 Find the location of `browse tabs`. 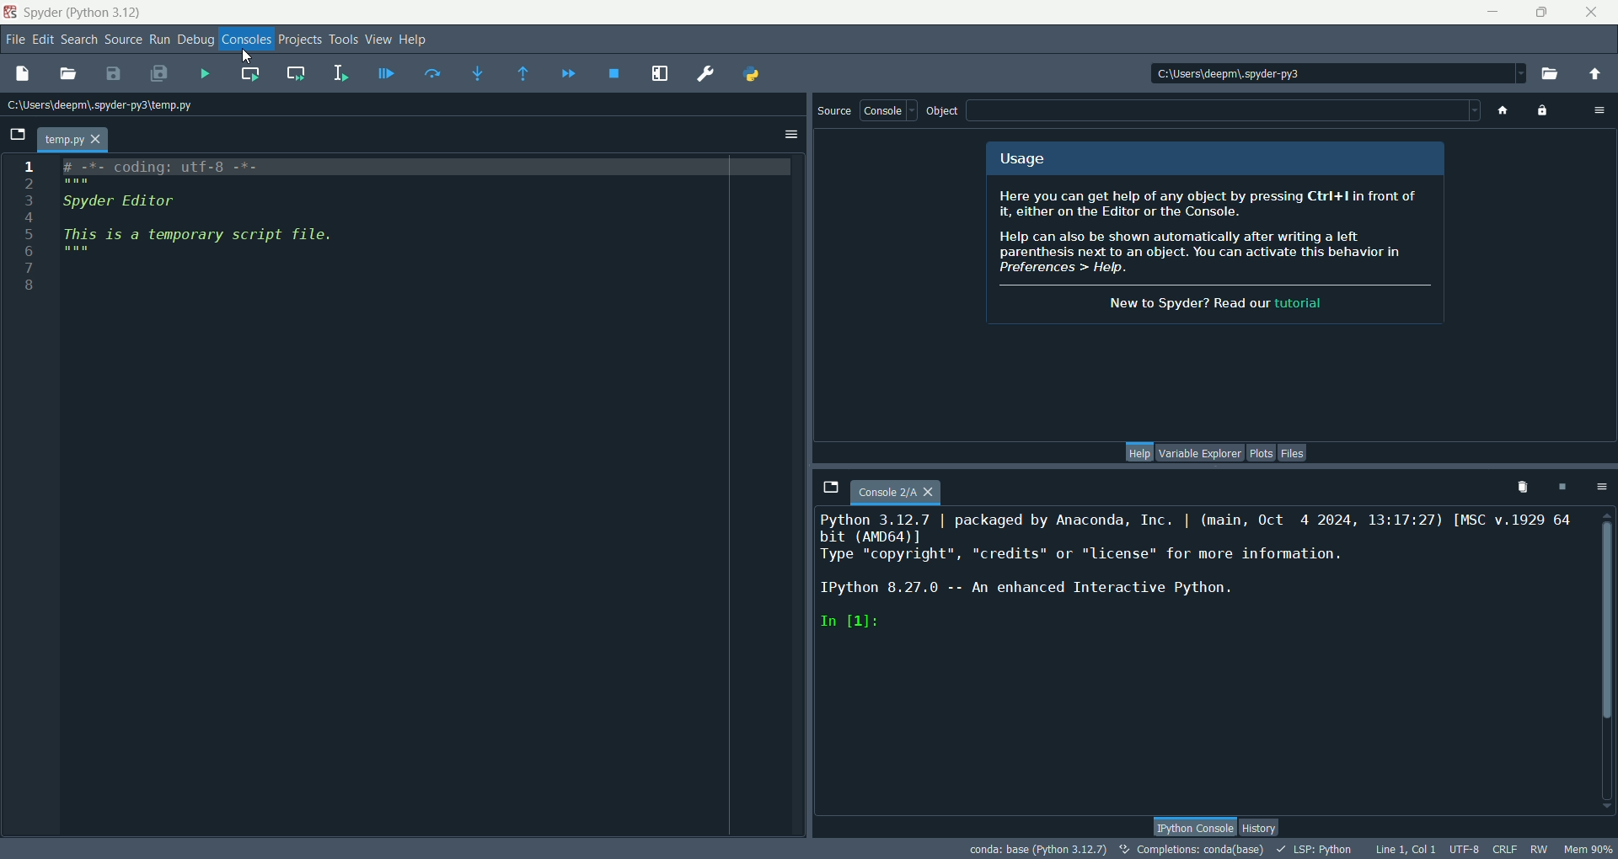

browse tabs is located at coordinates (18, 136).